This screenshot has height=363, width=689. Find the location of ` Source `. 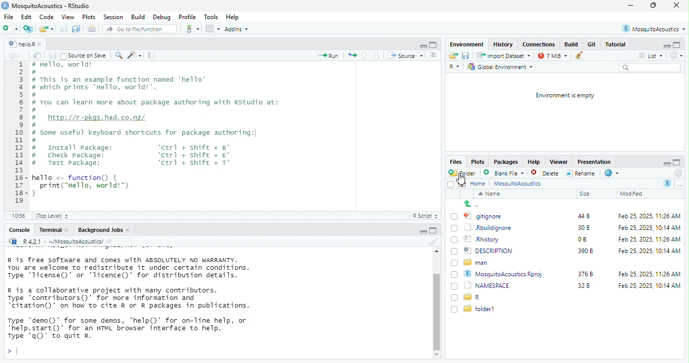

 Source  is located at coordinates (405, 56).